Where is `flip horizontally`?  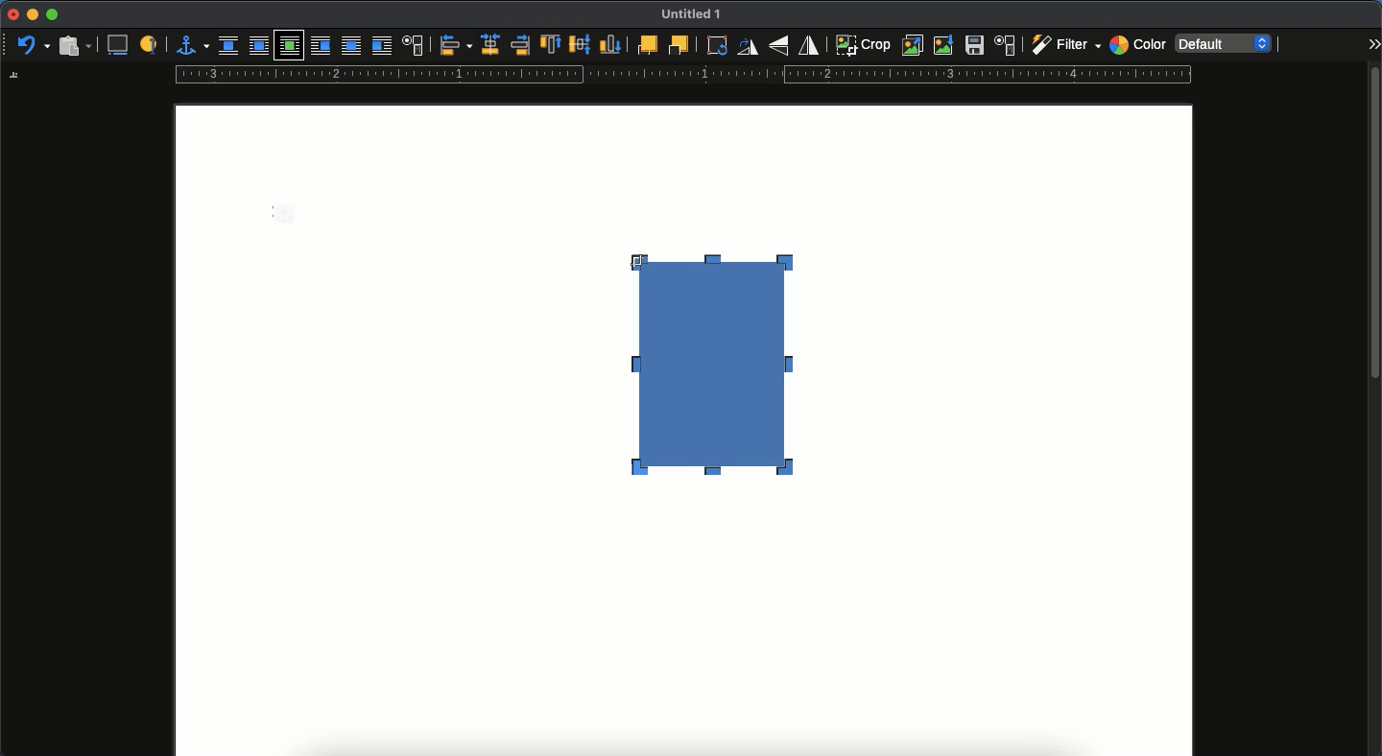 flip horizontally is located at coordinates (810, 44).